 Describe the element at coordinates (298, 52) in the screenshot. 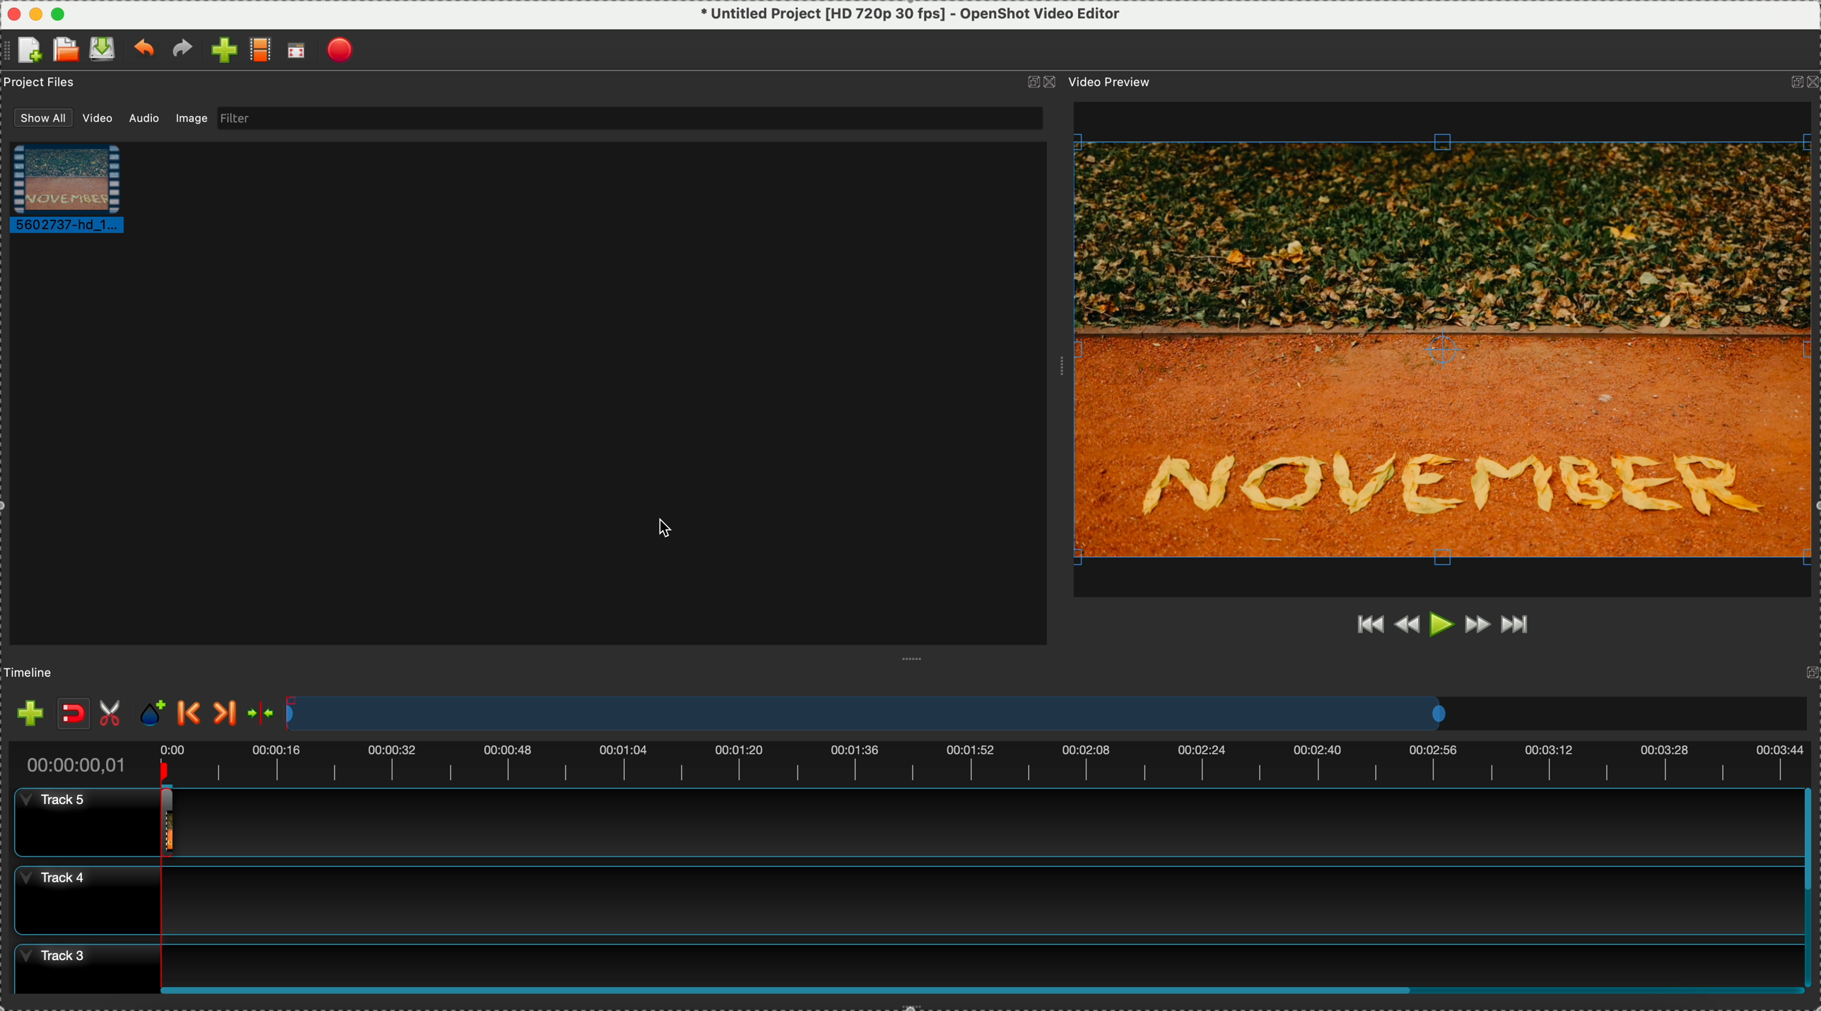

I see `full screen` at that location.